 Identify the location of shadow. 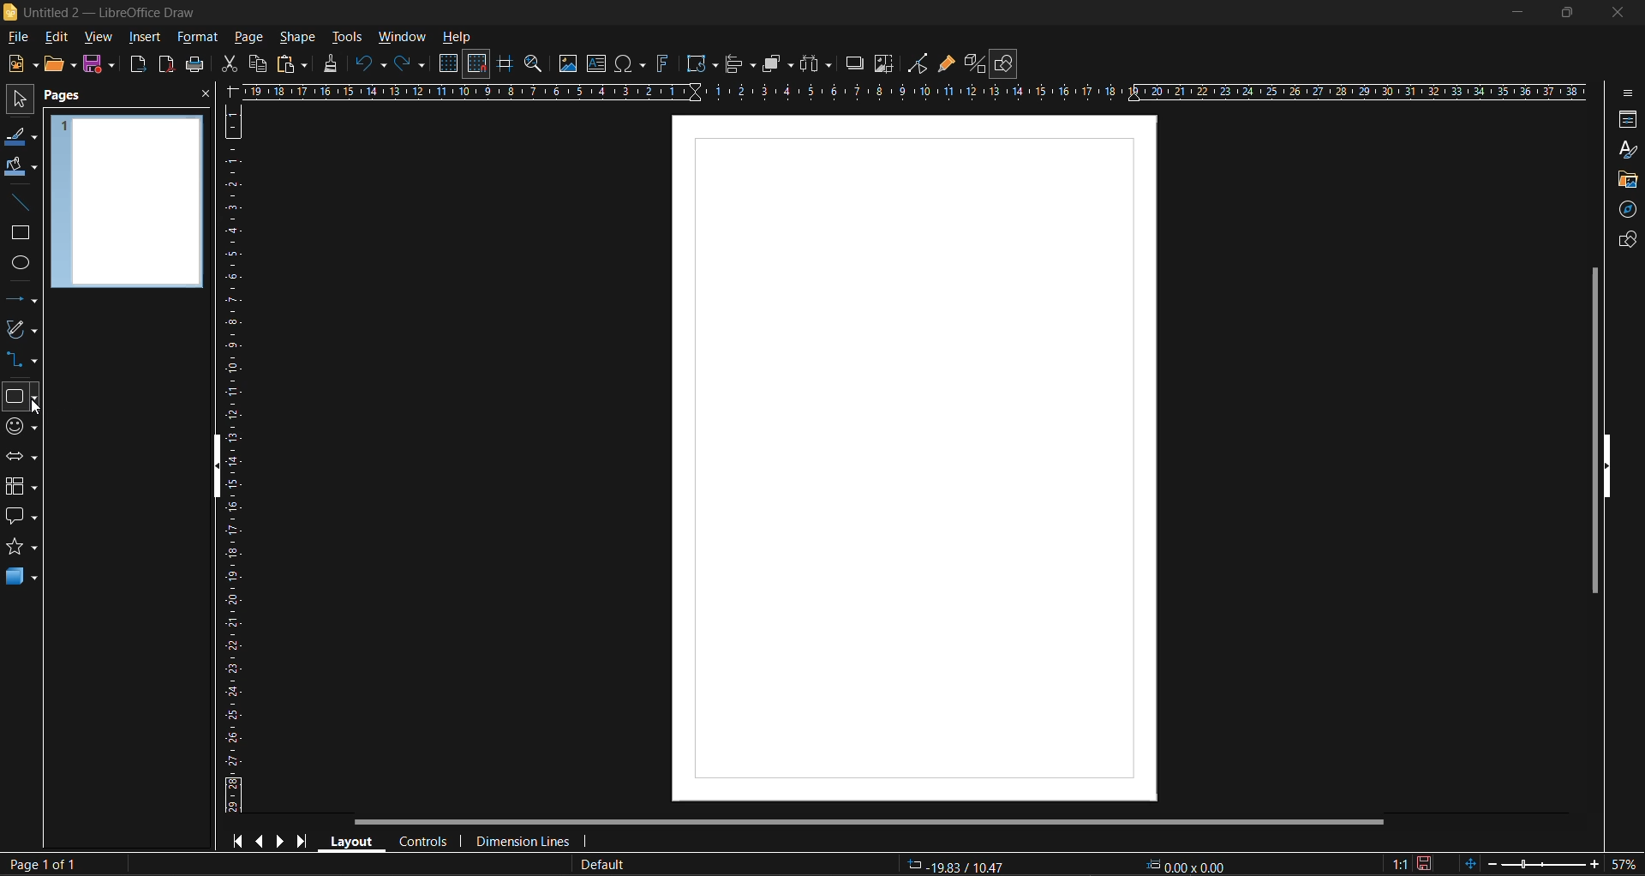
(856, 63).